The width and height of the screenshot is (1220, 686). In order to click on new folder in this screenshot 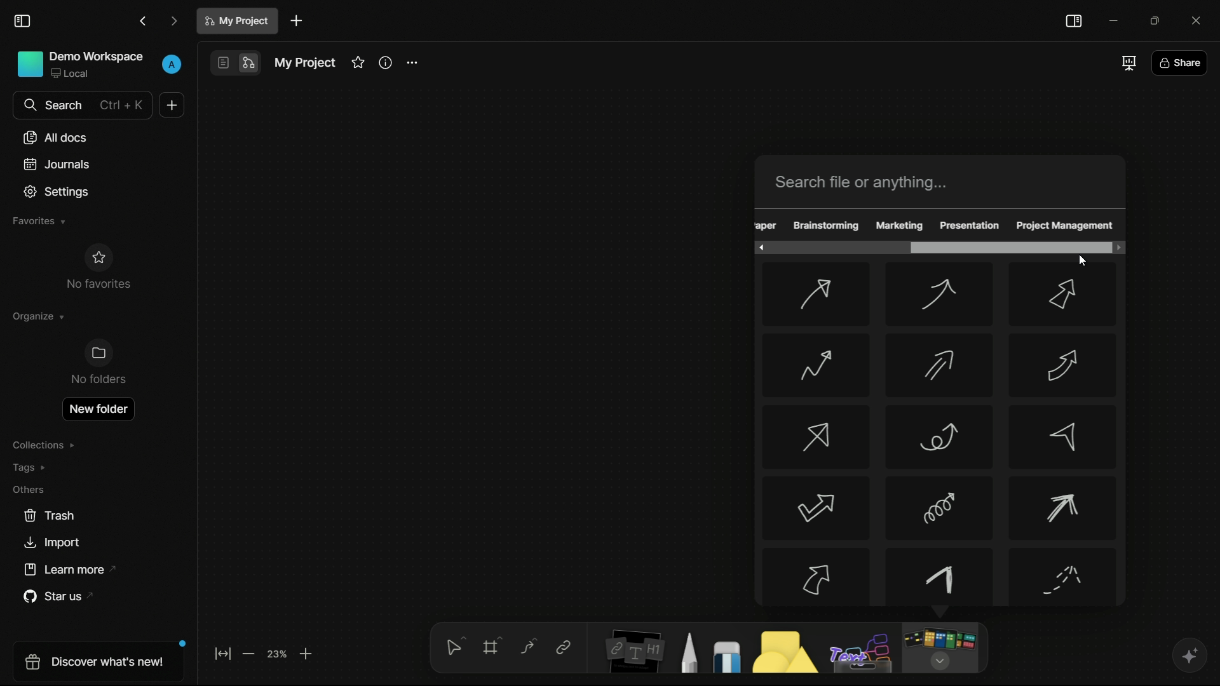, I will do `click(97, 409)`.